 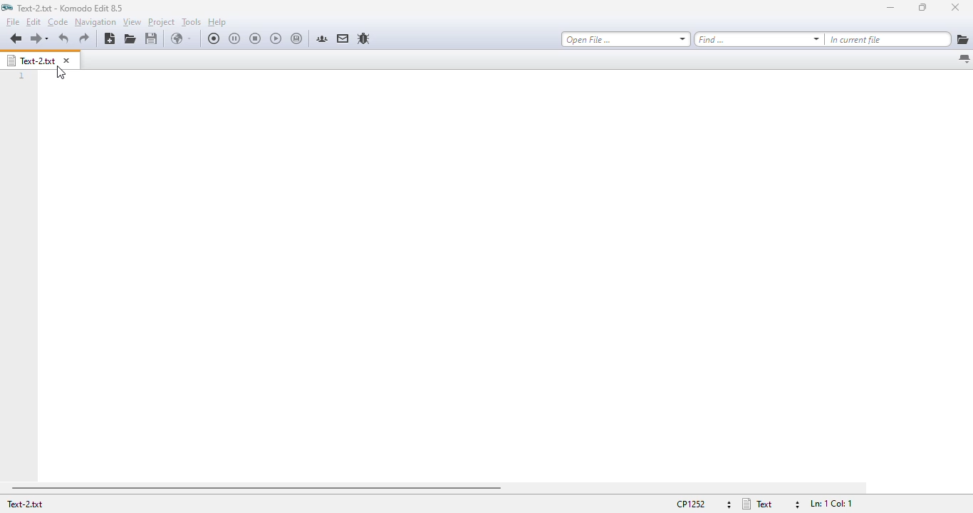 I want to click on new file using default language, so click(x=110, y=39).